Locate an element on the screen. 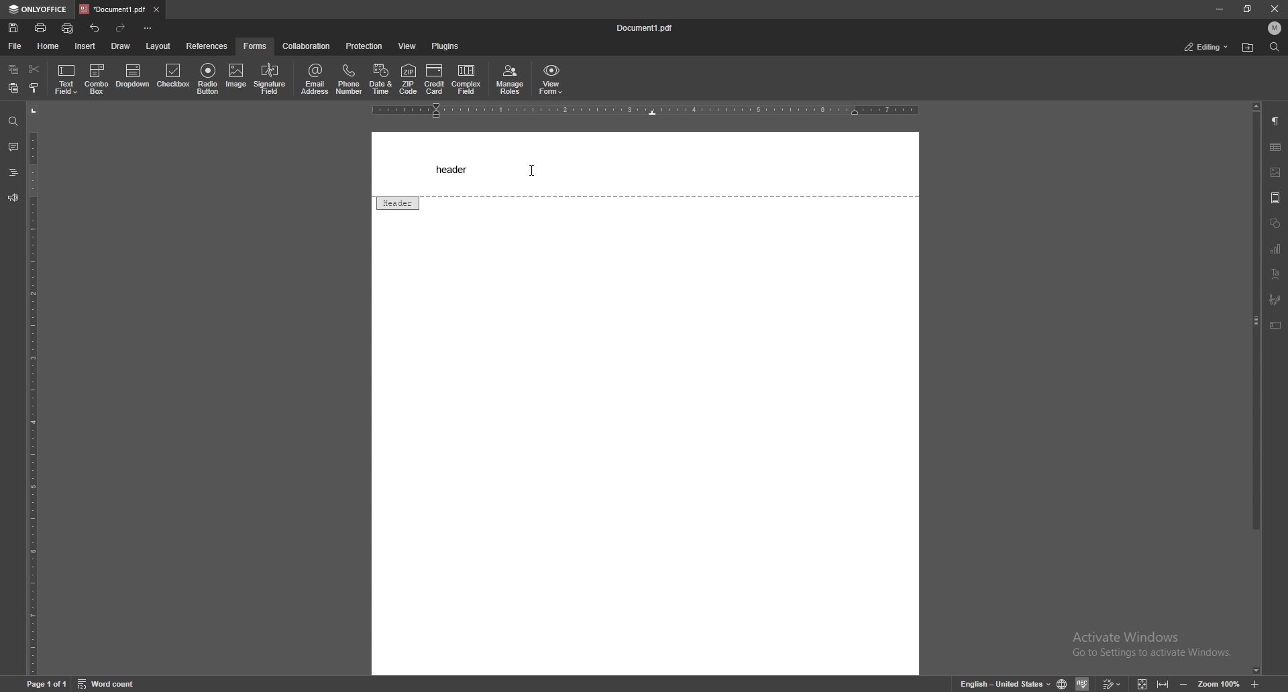 The height and width of the screenshot is (692, 1288). text box is located at coordinates (1276, 325).